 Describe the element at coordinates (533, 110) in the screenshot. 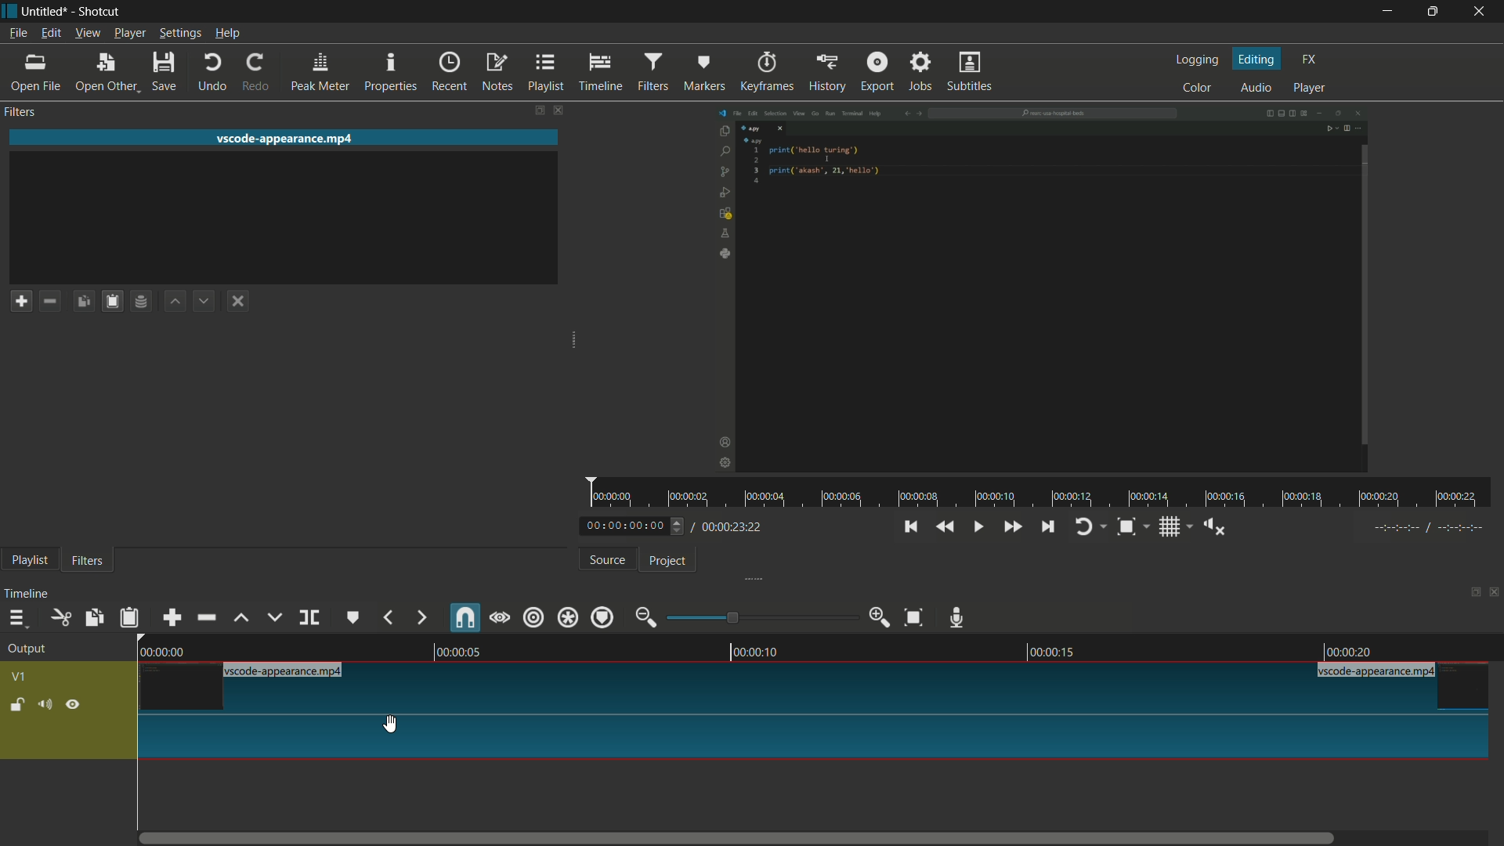

I see `change layout` at that location.